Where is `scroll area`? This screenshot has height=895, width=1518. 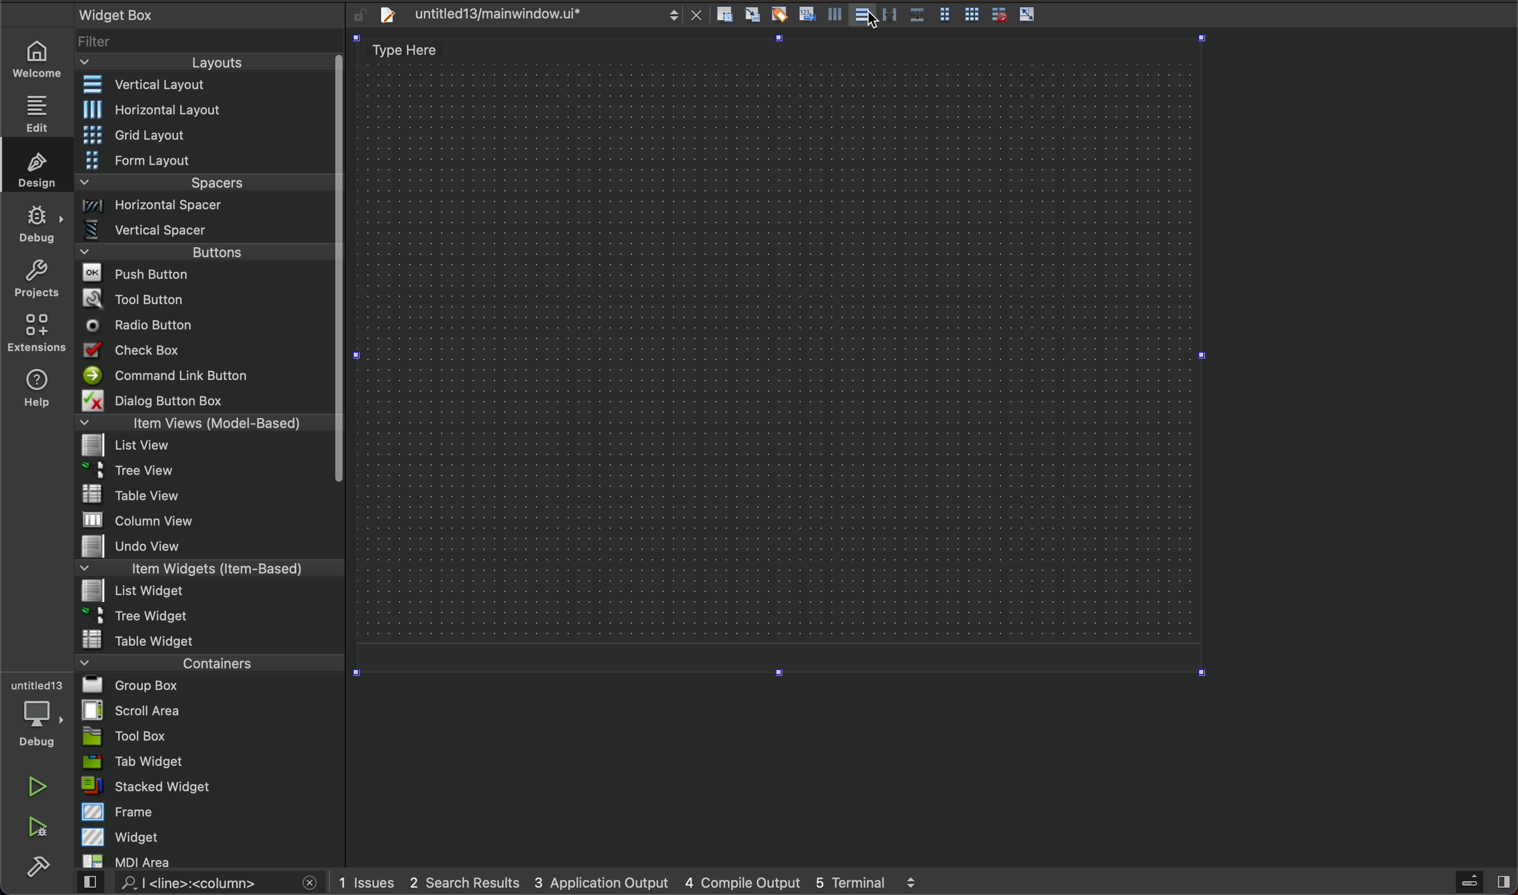
scroll area is located at coordinates (208, 710).